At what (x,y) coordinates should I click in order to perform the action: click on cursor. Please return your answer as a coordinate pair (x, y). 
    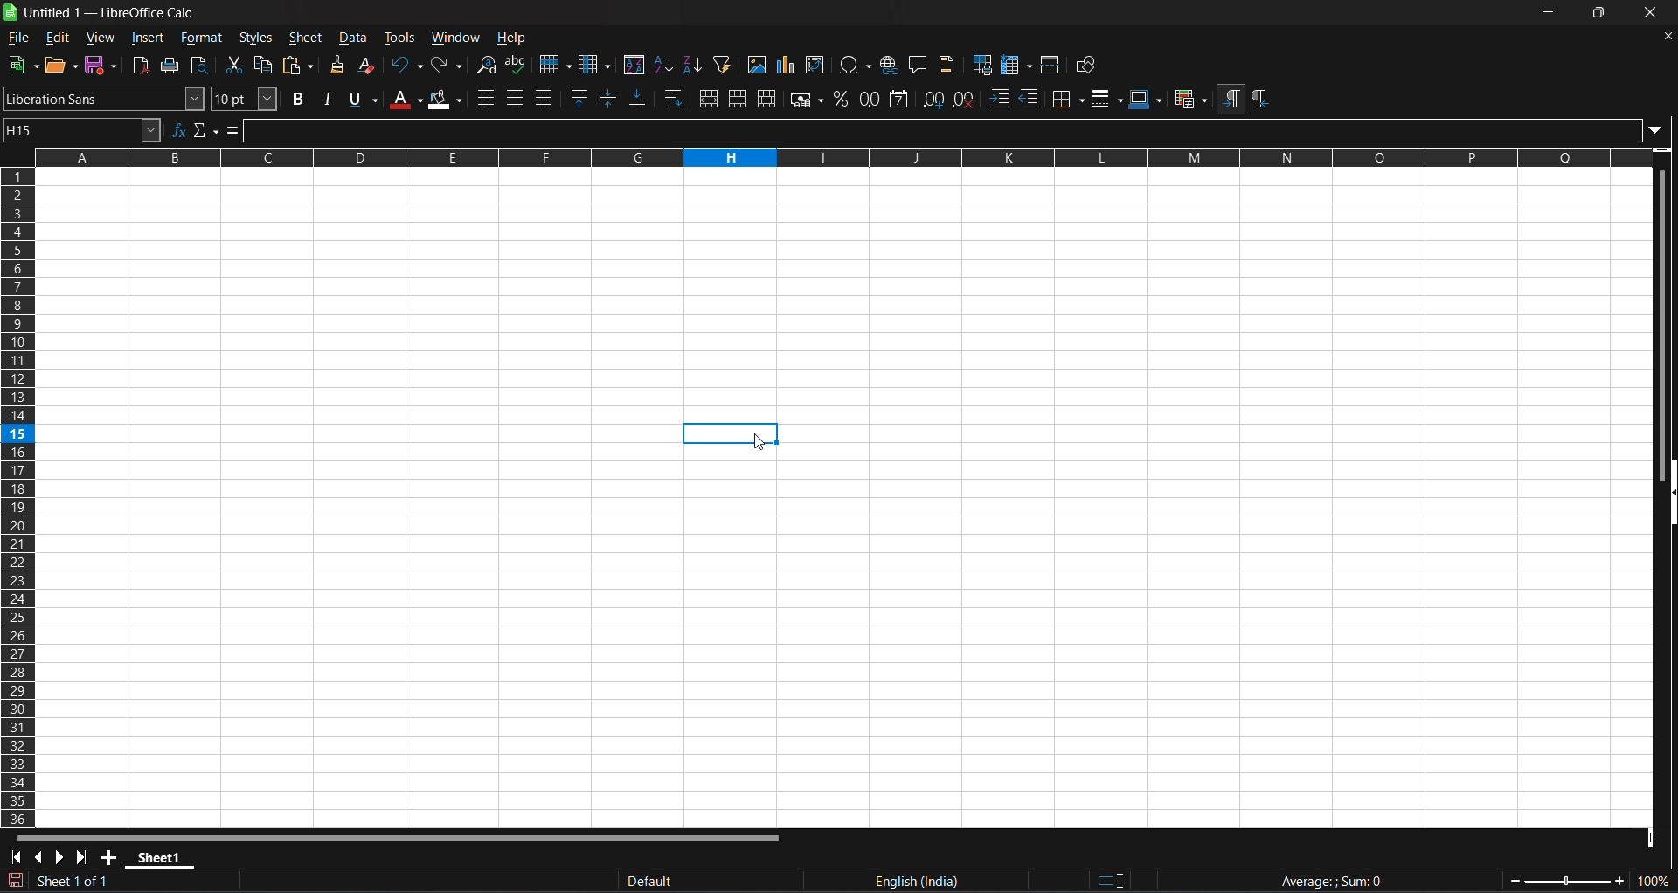
    Looking at the image, I should click on (757, 443).